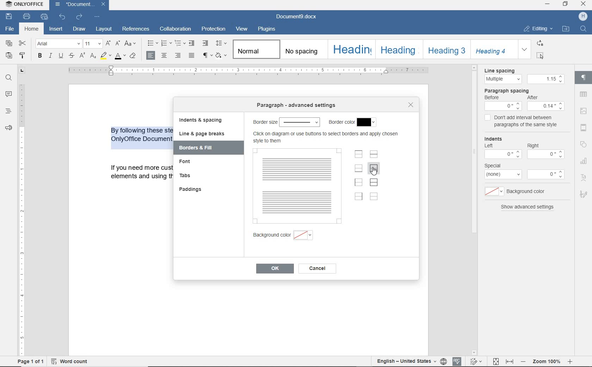 The image size is (592, 367). What do you see at coordinates (358, 168) in the screenshot?
I see `set bottom border only` at bounding box center [358, 168].